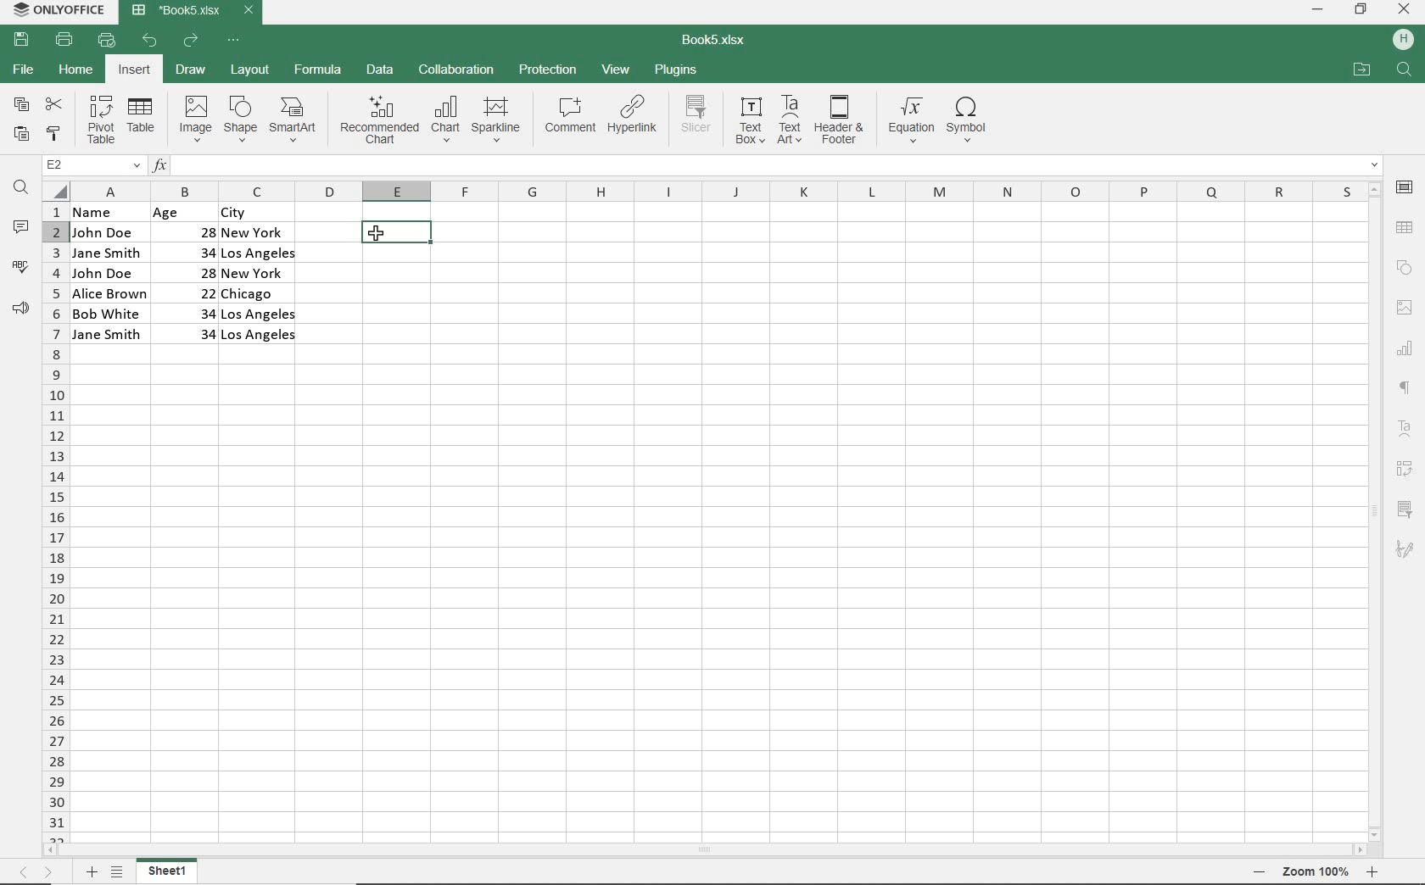 Image resolution: width=1425 pixels, height=885 pixels. I want to click on SCROLLBAR, so click(1372, 511).